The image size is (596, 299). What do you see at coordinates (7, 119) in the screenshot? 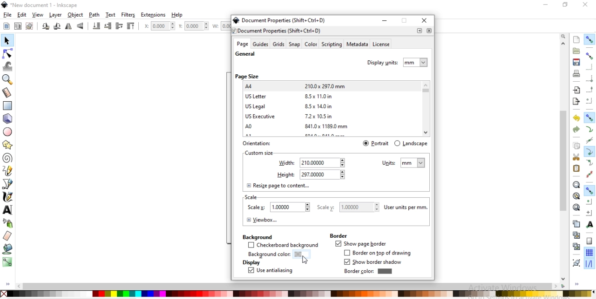
I see `3d boxes` at bounding box center [7, 119].